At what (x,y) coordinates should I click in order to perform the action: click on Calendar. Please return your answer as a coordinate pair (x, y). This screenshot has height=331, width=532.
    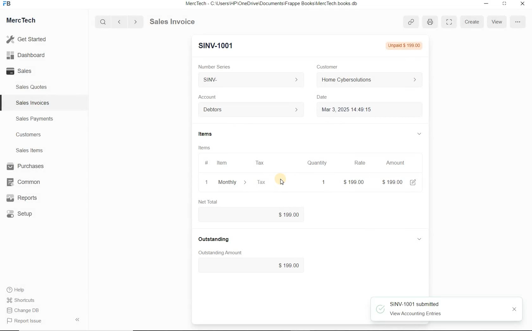
    Looking at the image, I should click on (410, 110).